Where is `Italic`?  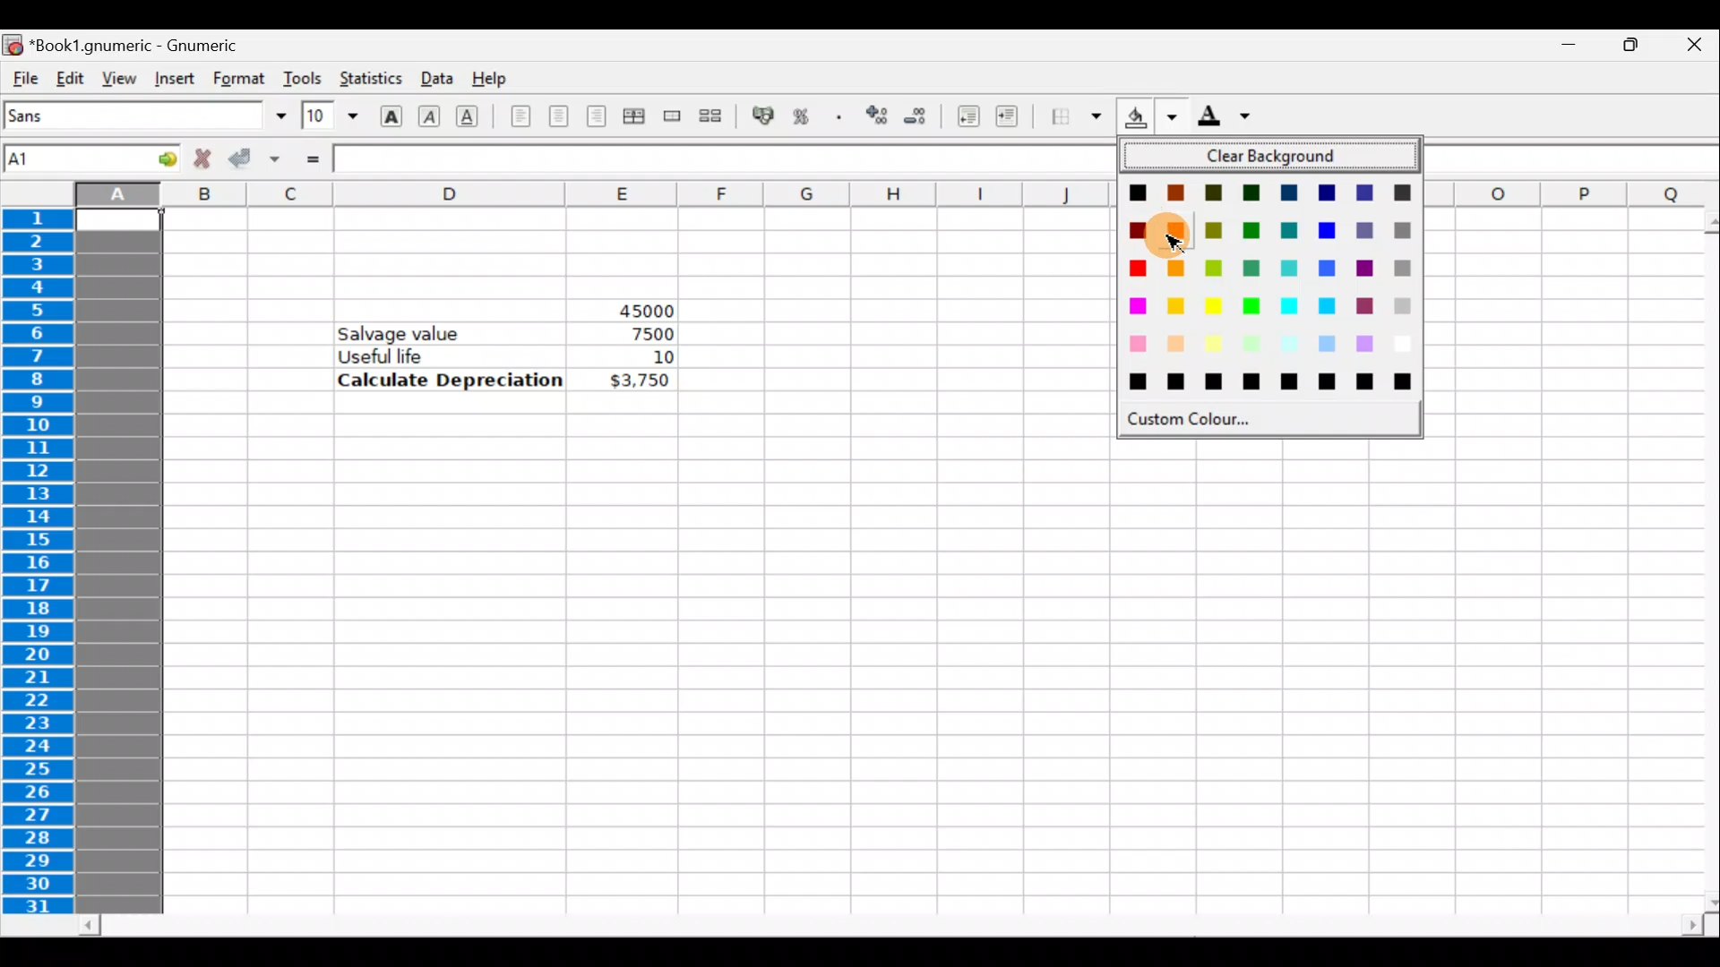 Italic is located at coordinates (432, 114).